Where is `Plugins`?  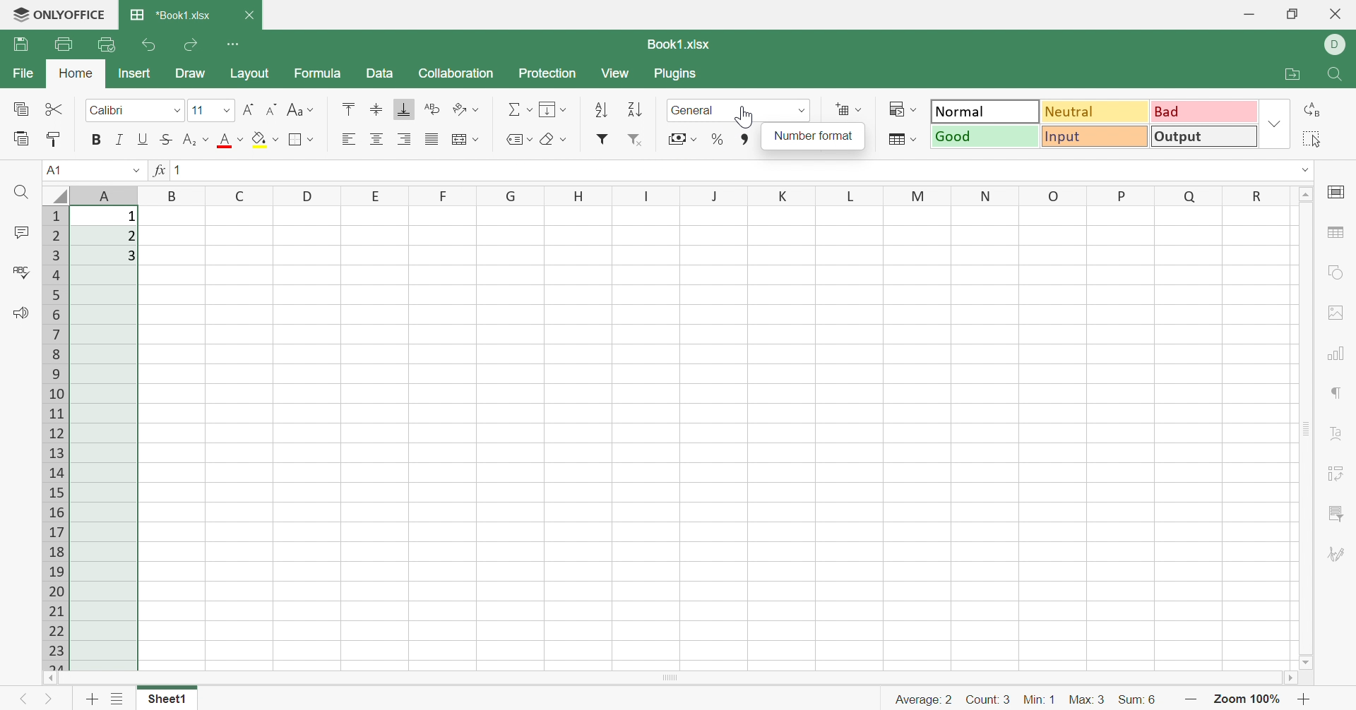 Plugins is located at coordinates (679, 74).